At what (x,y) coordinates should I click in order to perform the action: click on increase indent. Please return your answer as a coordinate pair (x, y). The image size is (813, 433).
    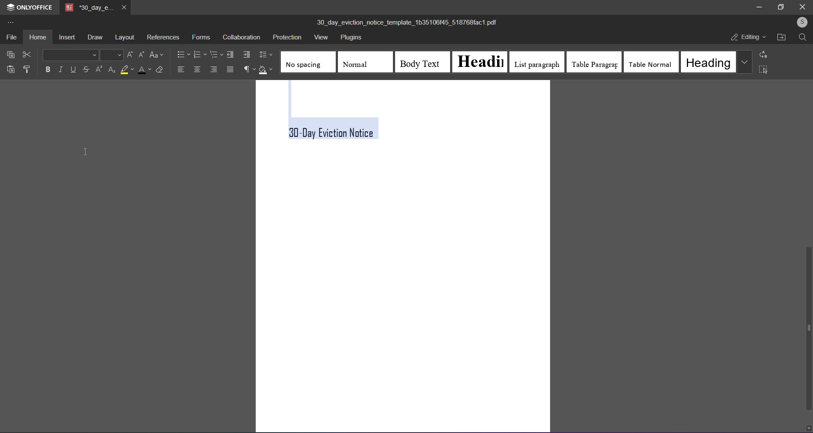
    Looking at the image, I should click on (246, 54).